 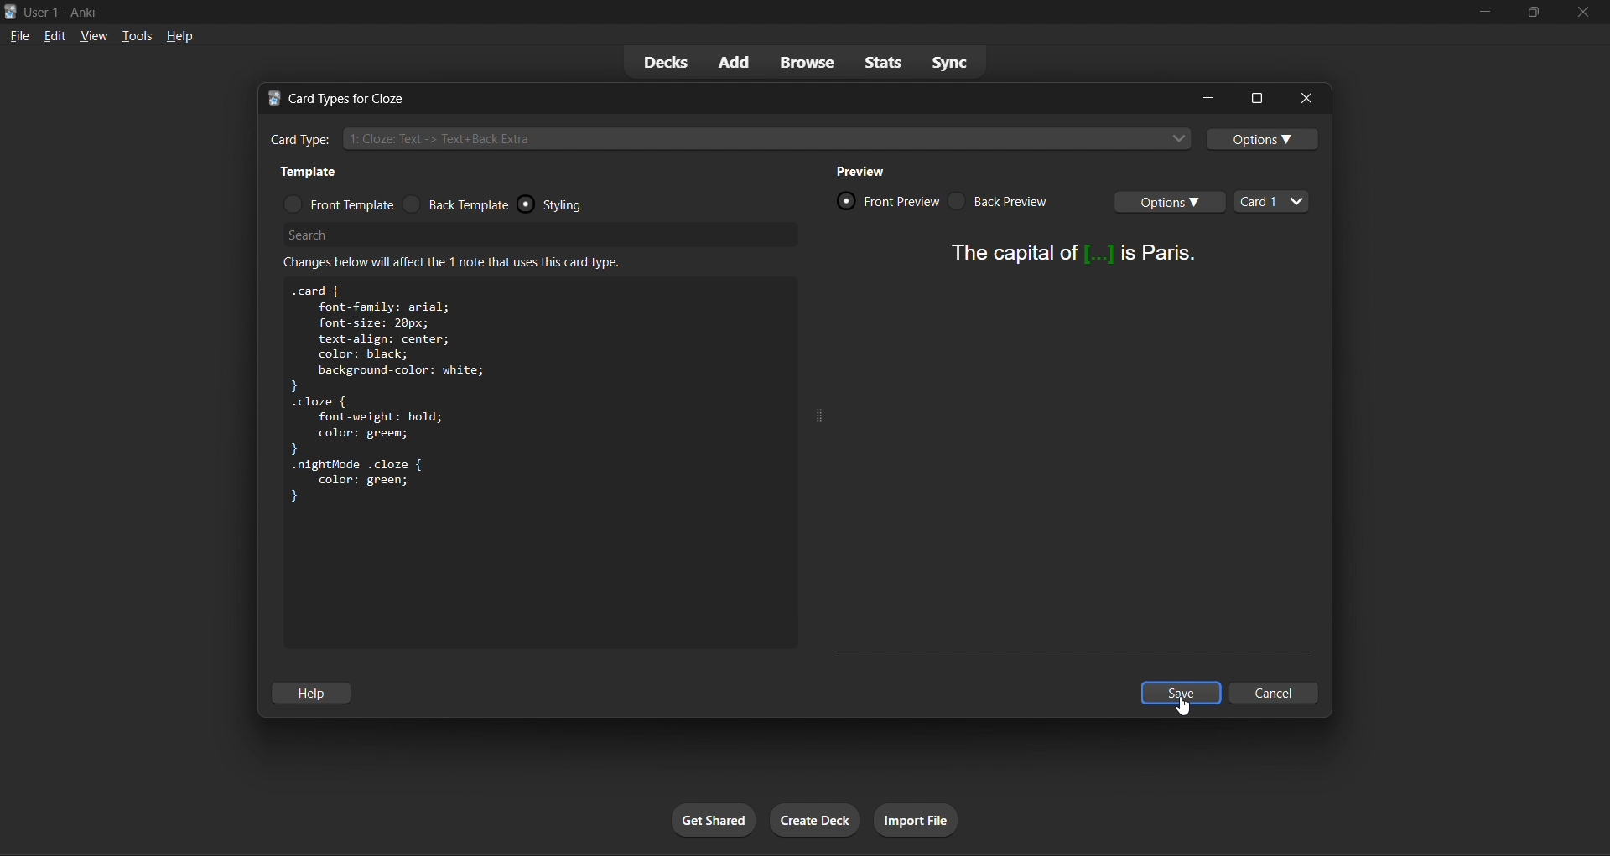 I want to click on maximize, so click(x=1533, y=13).